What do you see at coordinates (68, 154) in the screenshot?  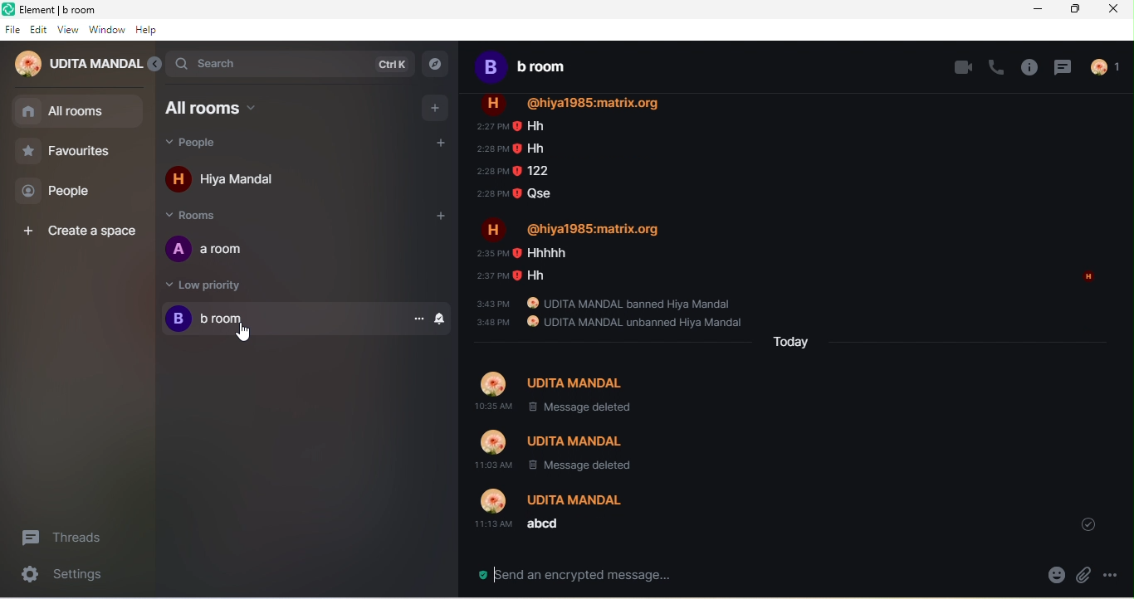 I see `favourites` at bounding box center [68, 154].